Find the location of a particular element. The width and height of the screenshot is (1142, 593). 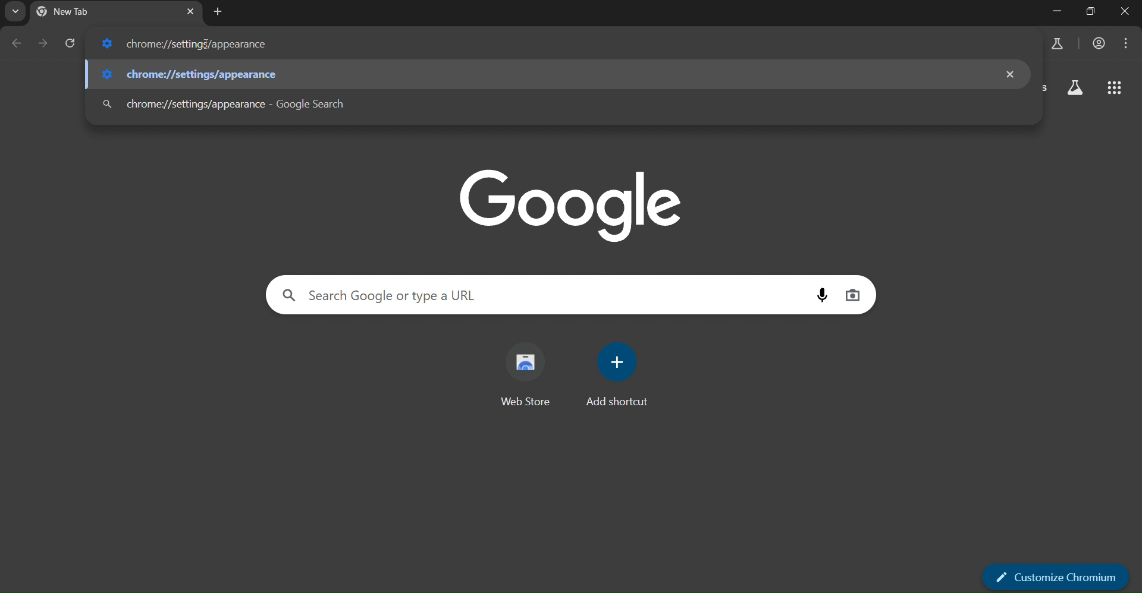

minimize is located at coordinates (1059, 11).